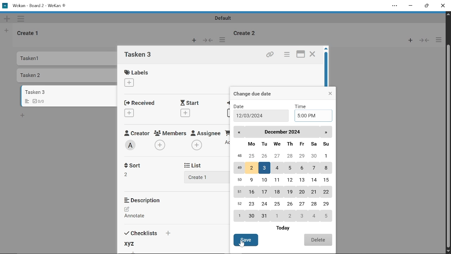  What do you see at coordinates (395, 6) in the screenshot?
I see `Settings and more` at bounding box center [395, 6].